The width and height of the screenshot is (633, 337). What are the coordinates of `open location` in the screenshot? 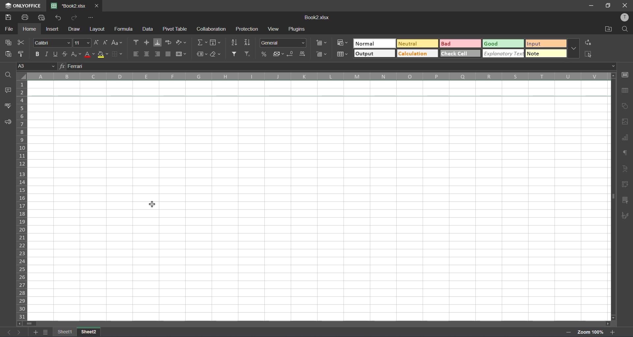 It's located at (608, 29).